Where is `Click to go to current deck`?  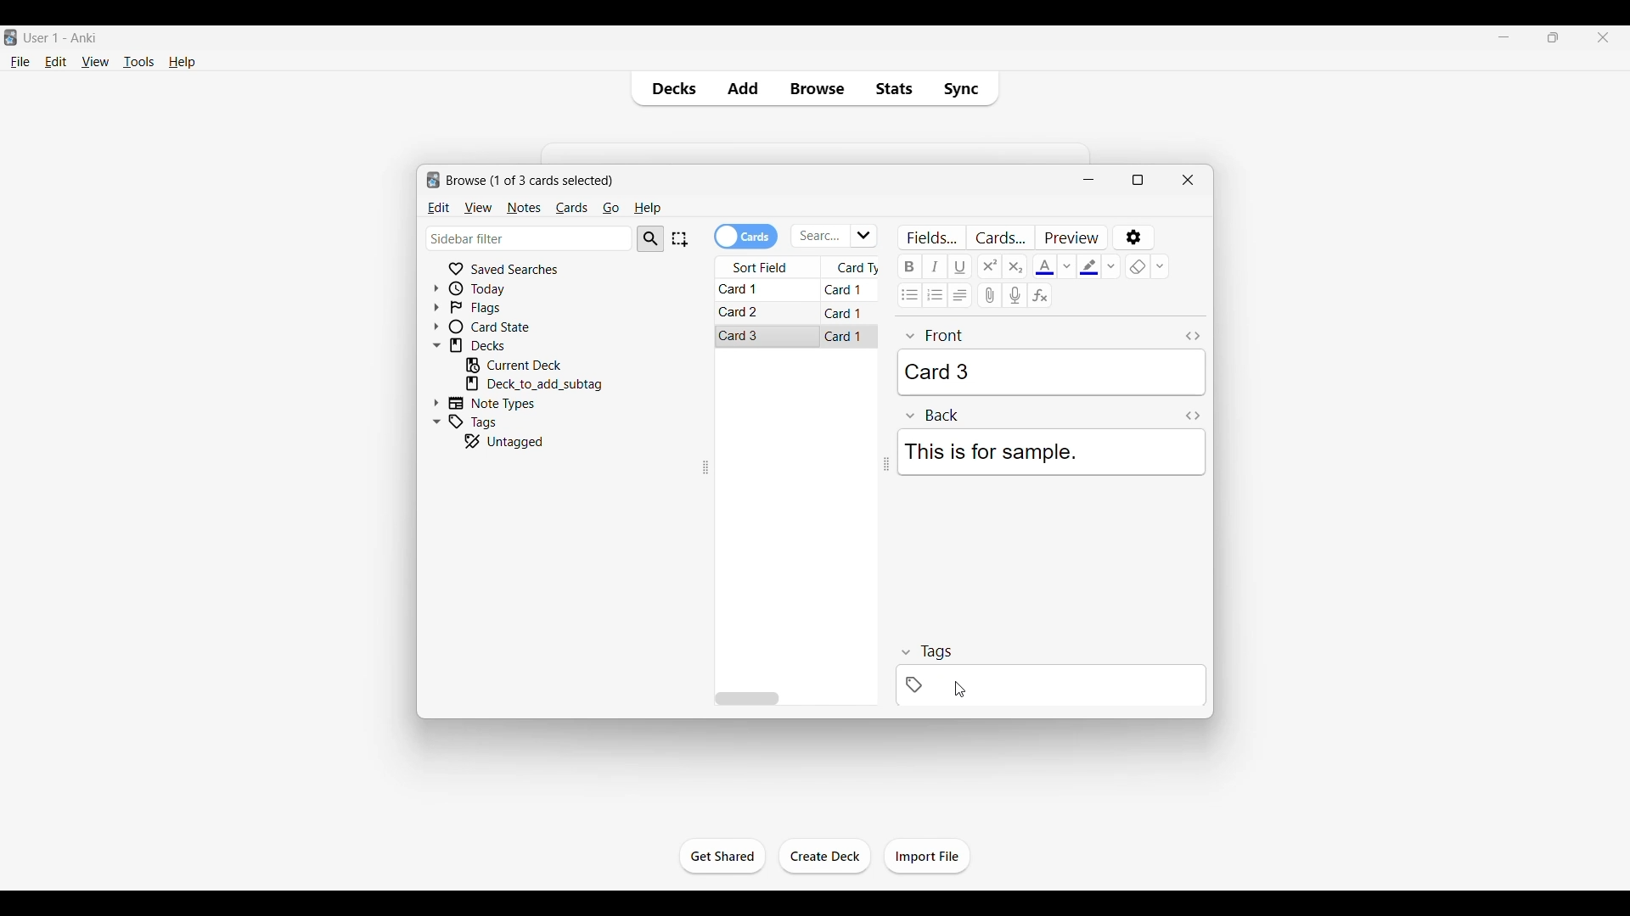 Click to go to current deck is located at coordinates (526, 365).